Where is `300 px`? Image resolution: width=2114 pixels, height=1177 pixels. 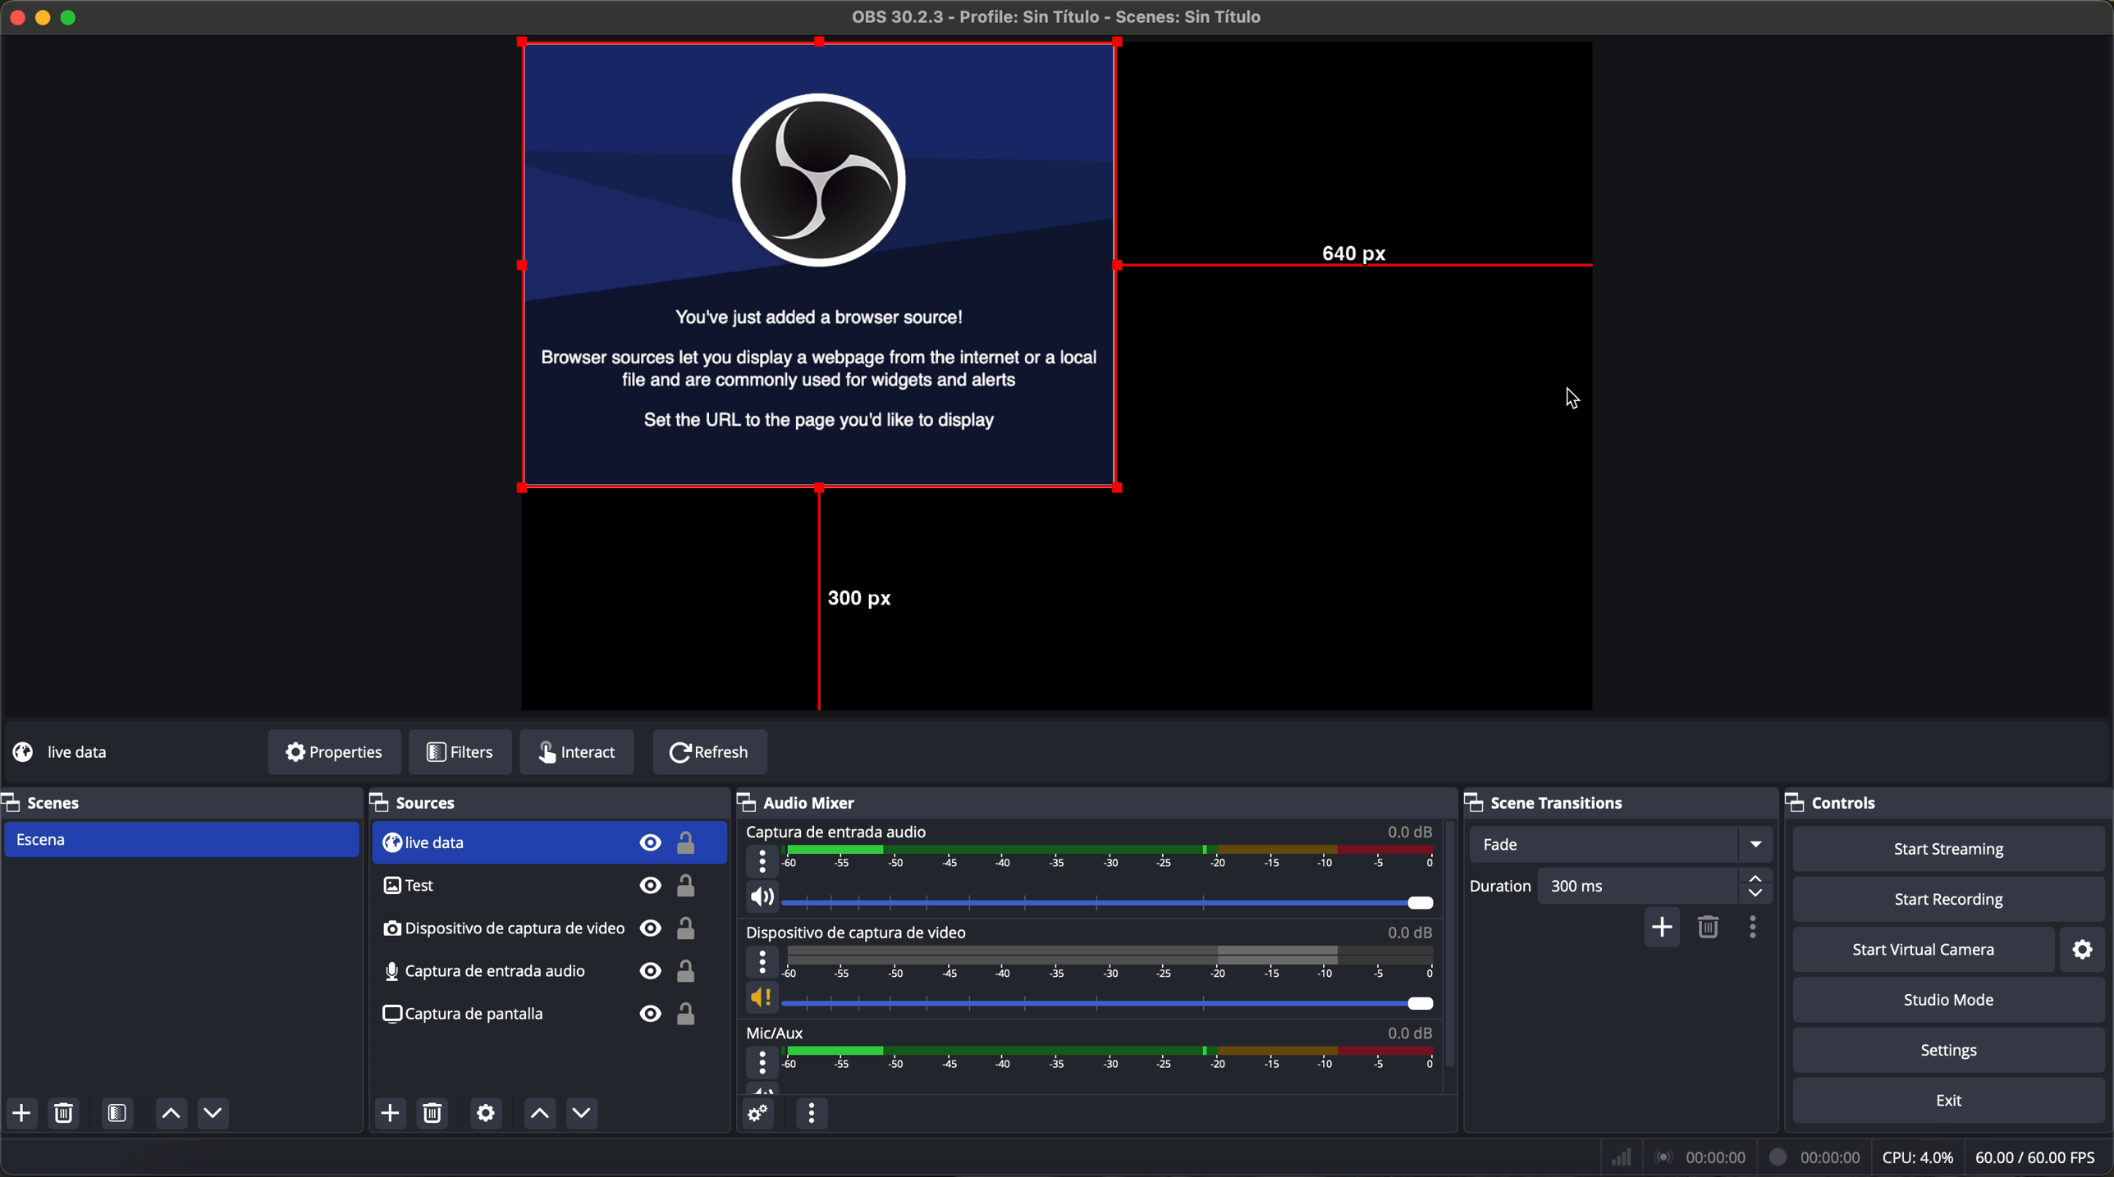 300 px is located at coordinates (841, 602).